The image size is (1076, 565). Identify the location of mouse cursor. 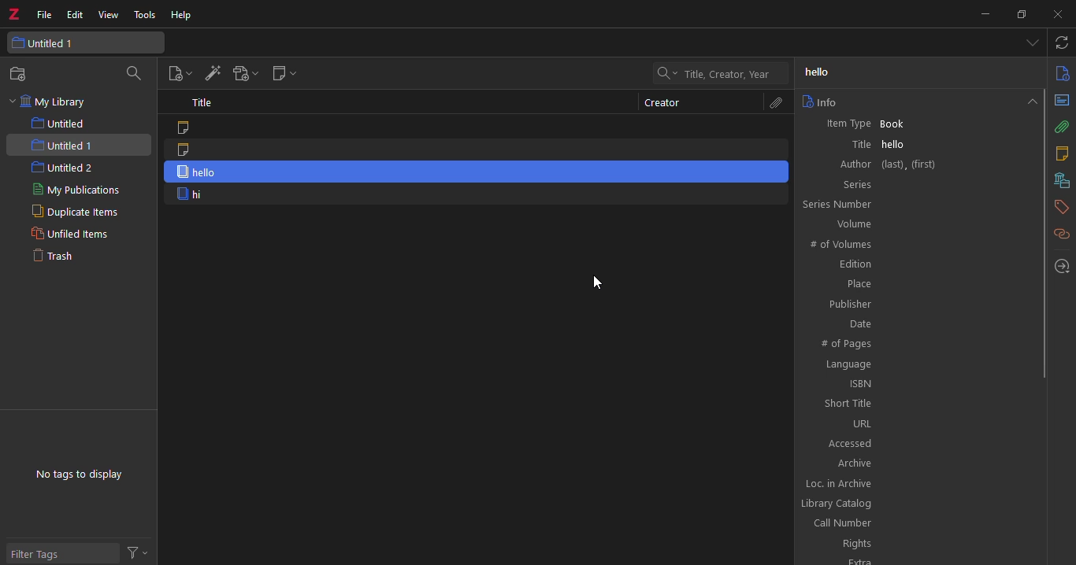
(603, 282).